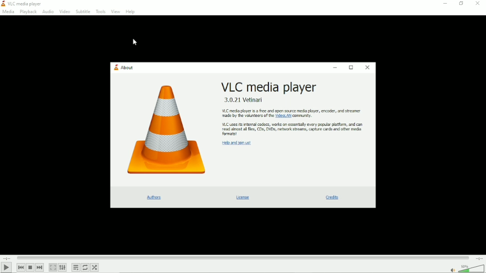 The height and width of the screenshot is (273, 486). Describe the element at coordinates (243, 100) in the screenshot. I see `3.0.21 Version` at that location.